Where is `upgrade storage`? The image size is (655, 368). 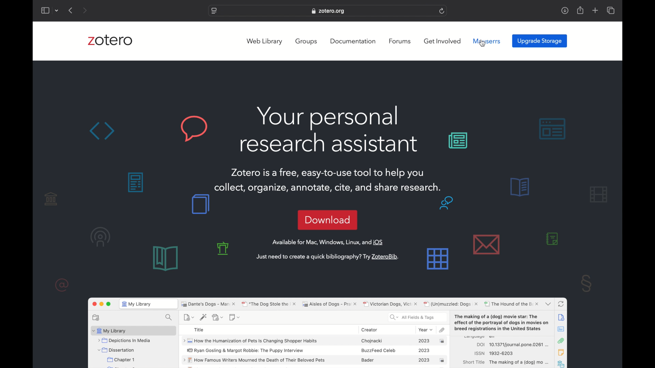 upgrade storage is located at coordinates (540, 41).